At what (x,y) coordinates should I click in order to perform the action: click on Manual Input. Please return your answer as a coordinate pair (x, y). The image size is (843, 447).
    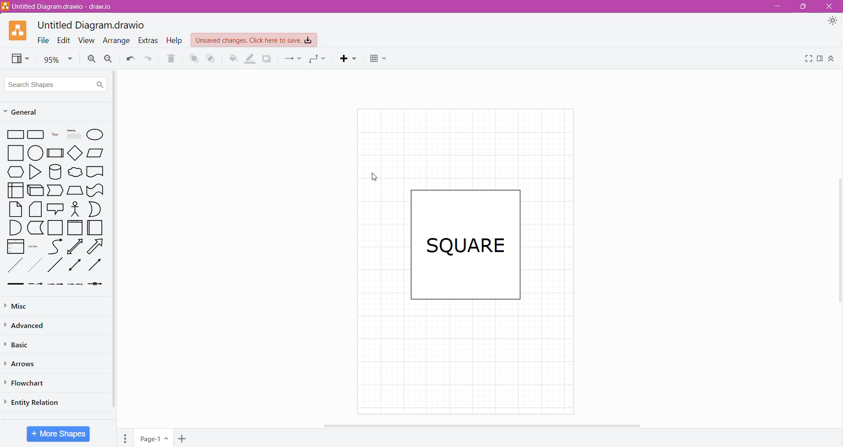
    Looking at the image, I should click on (76, 190).